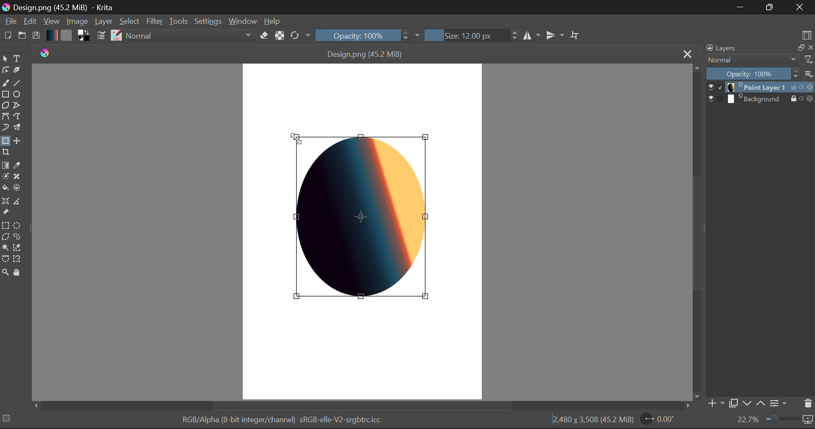  Describe the element at coordinates (5, 128) in the screenshot. I see `Dynamic Brush` at that location.